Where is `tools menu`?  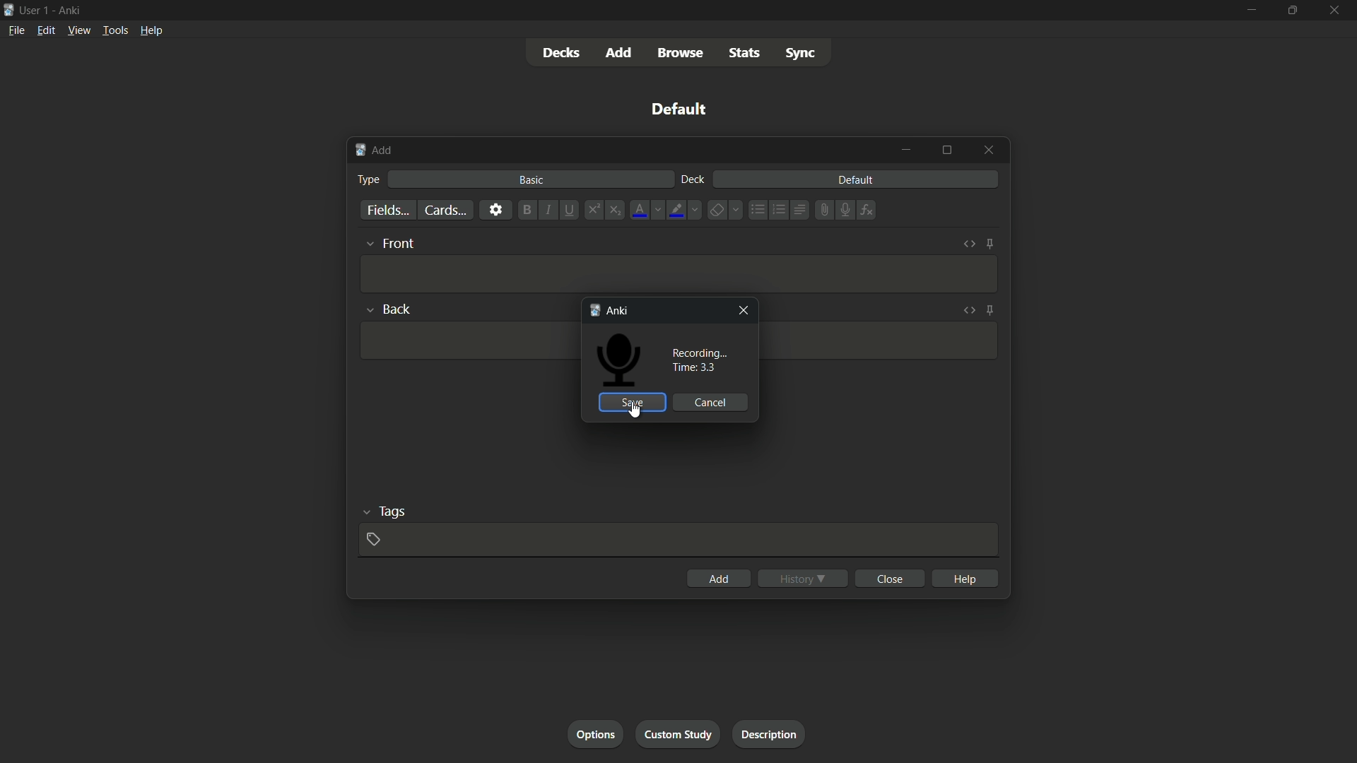
tools menu is located at coordinates (115, 31).